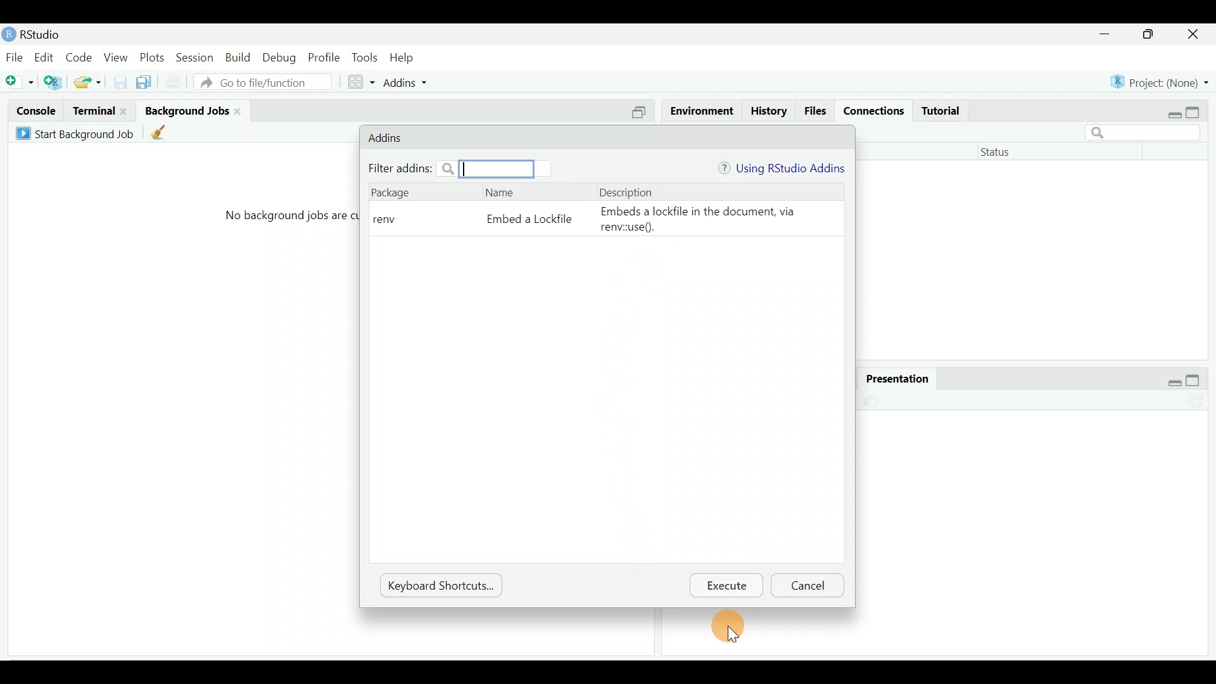  I want to click on Keyboard Shortcuts..., so click(438, 585).